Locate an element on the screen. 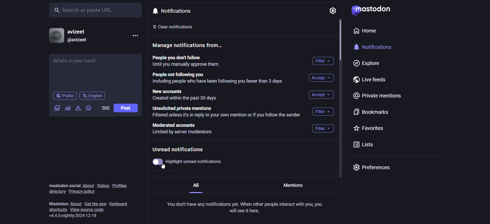 This screenshot has height=224, width=490. @username is located at coordinates (80, 41).